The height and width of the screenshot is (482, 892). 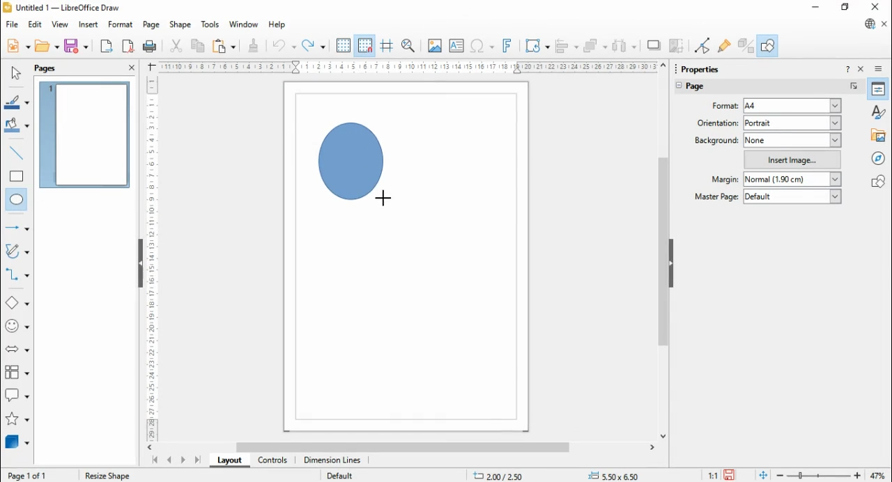 What do you see at coordinates (763, 475) in the screenshot?
I see `fir page to current window` at bounding box center [763, 475].